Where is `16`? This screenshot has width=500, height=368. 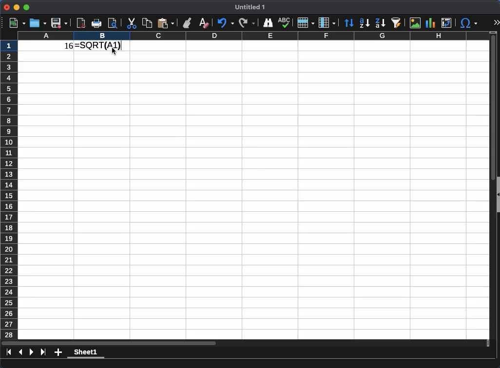 16 is located at coordinates (65, 47).